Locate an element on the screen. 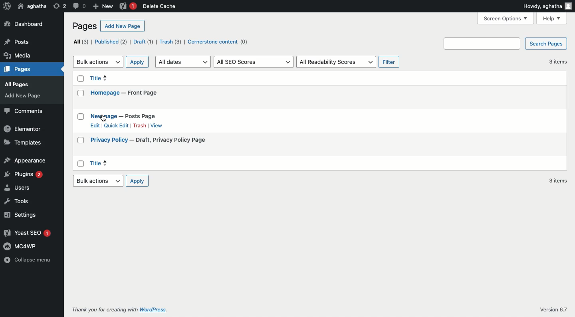 The image size is (575, 317). Yoast is located at coordinates (26, 233).